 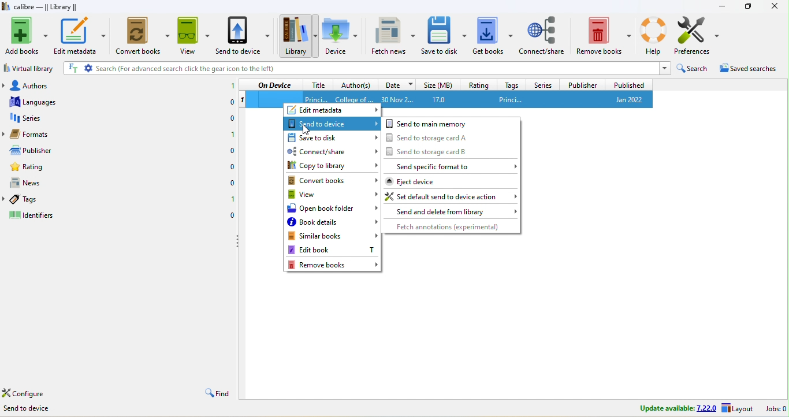 What do you see at coordinates (318, 84) in the screenshot?
I see `title` at bounding box center [318, 84].